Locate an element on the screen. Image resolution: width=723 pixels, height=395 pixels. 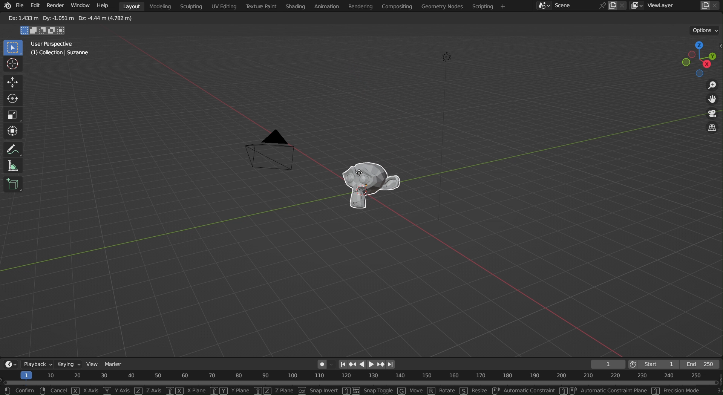
Scripting is located at coordinates (490, 6).